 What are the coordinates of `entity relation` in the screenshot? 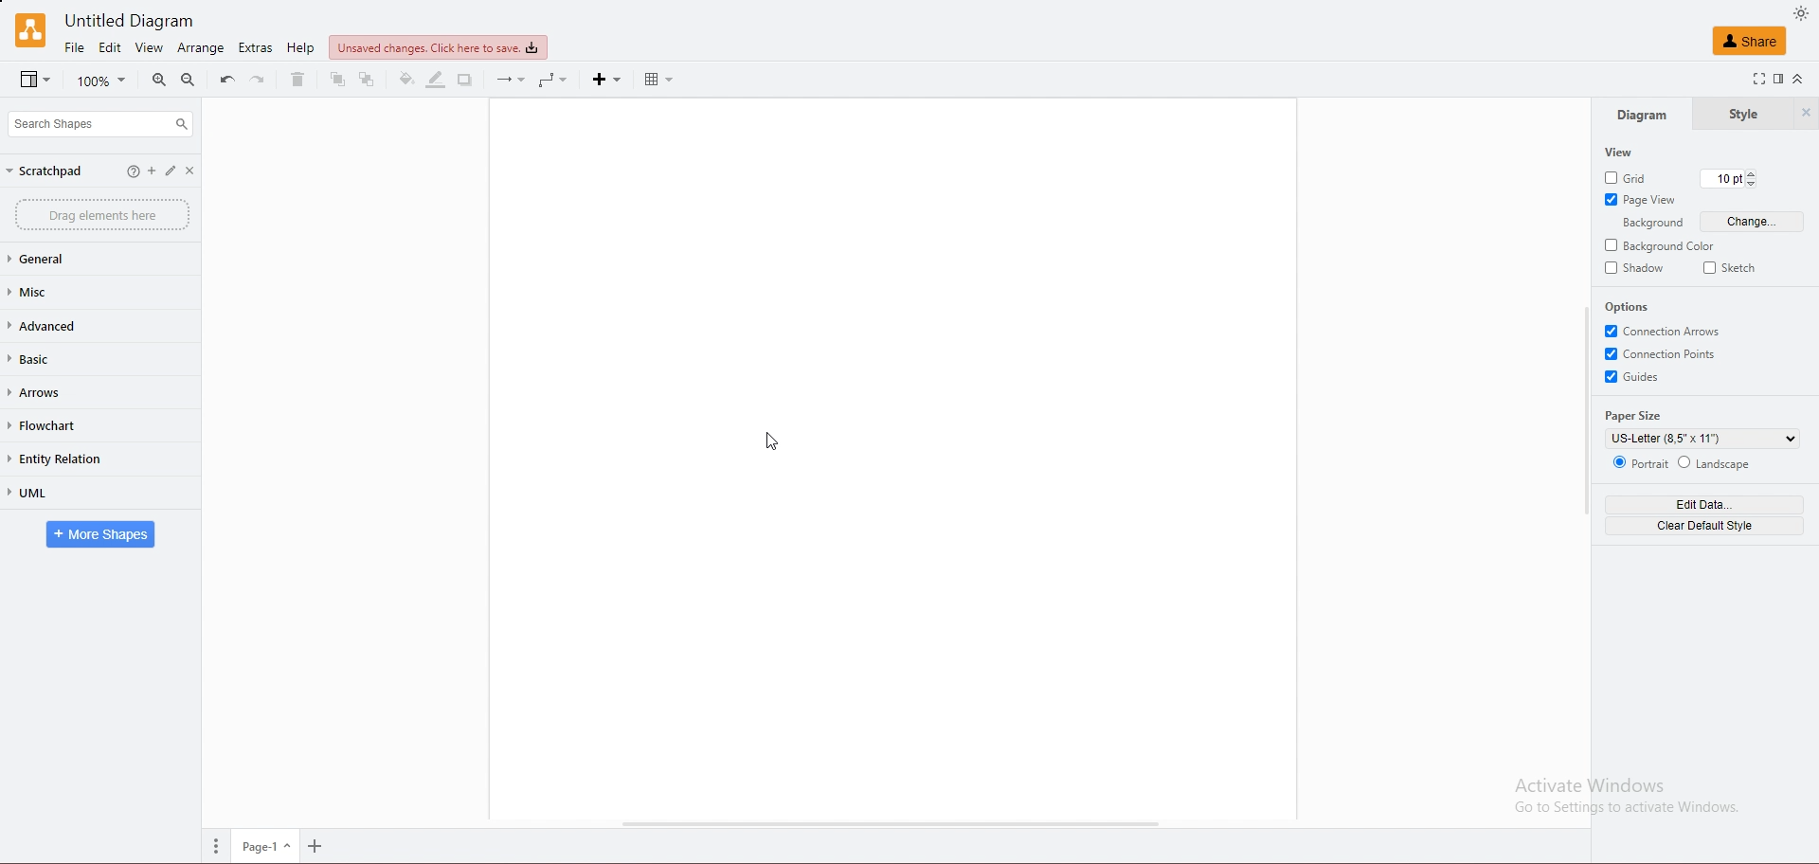 It's located at (69, 459).